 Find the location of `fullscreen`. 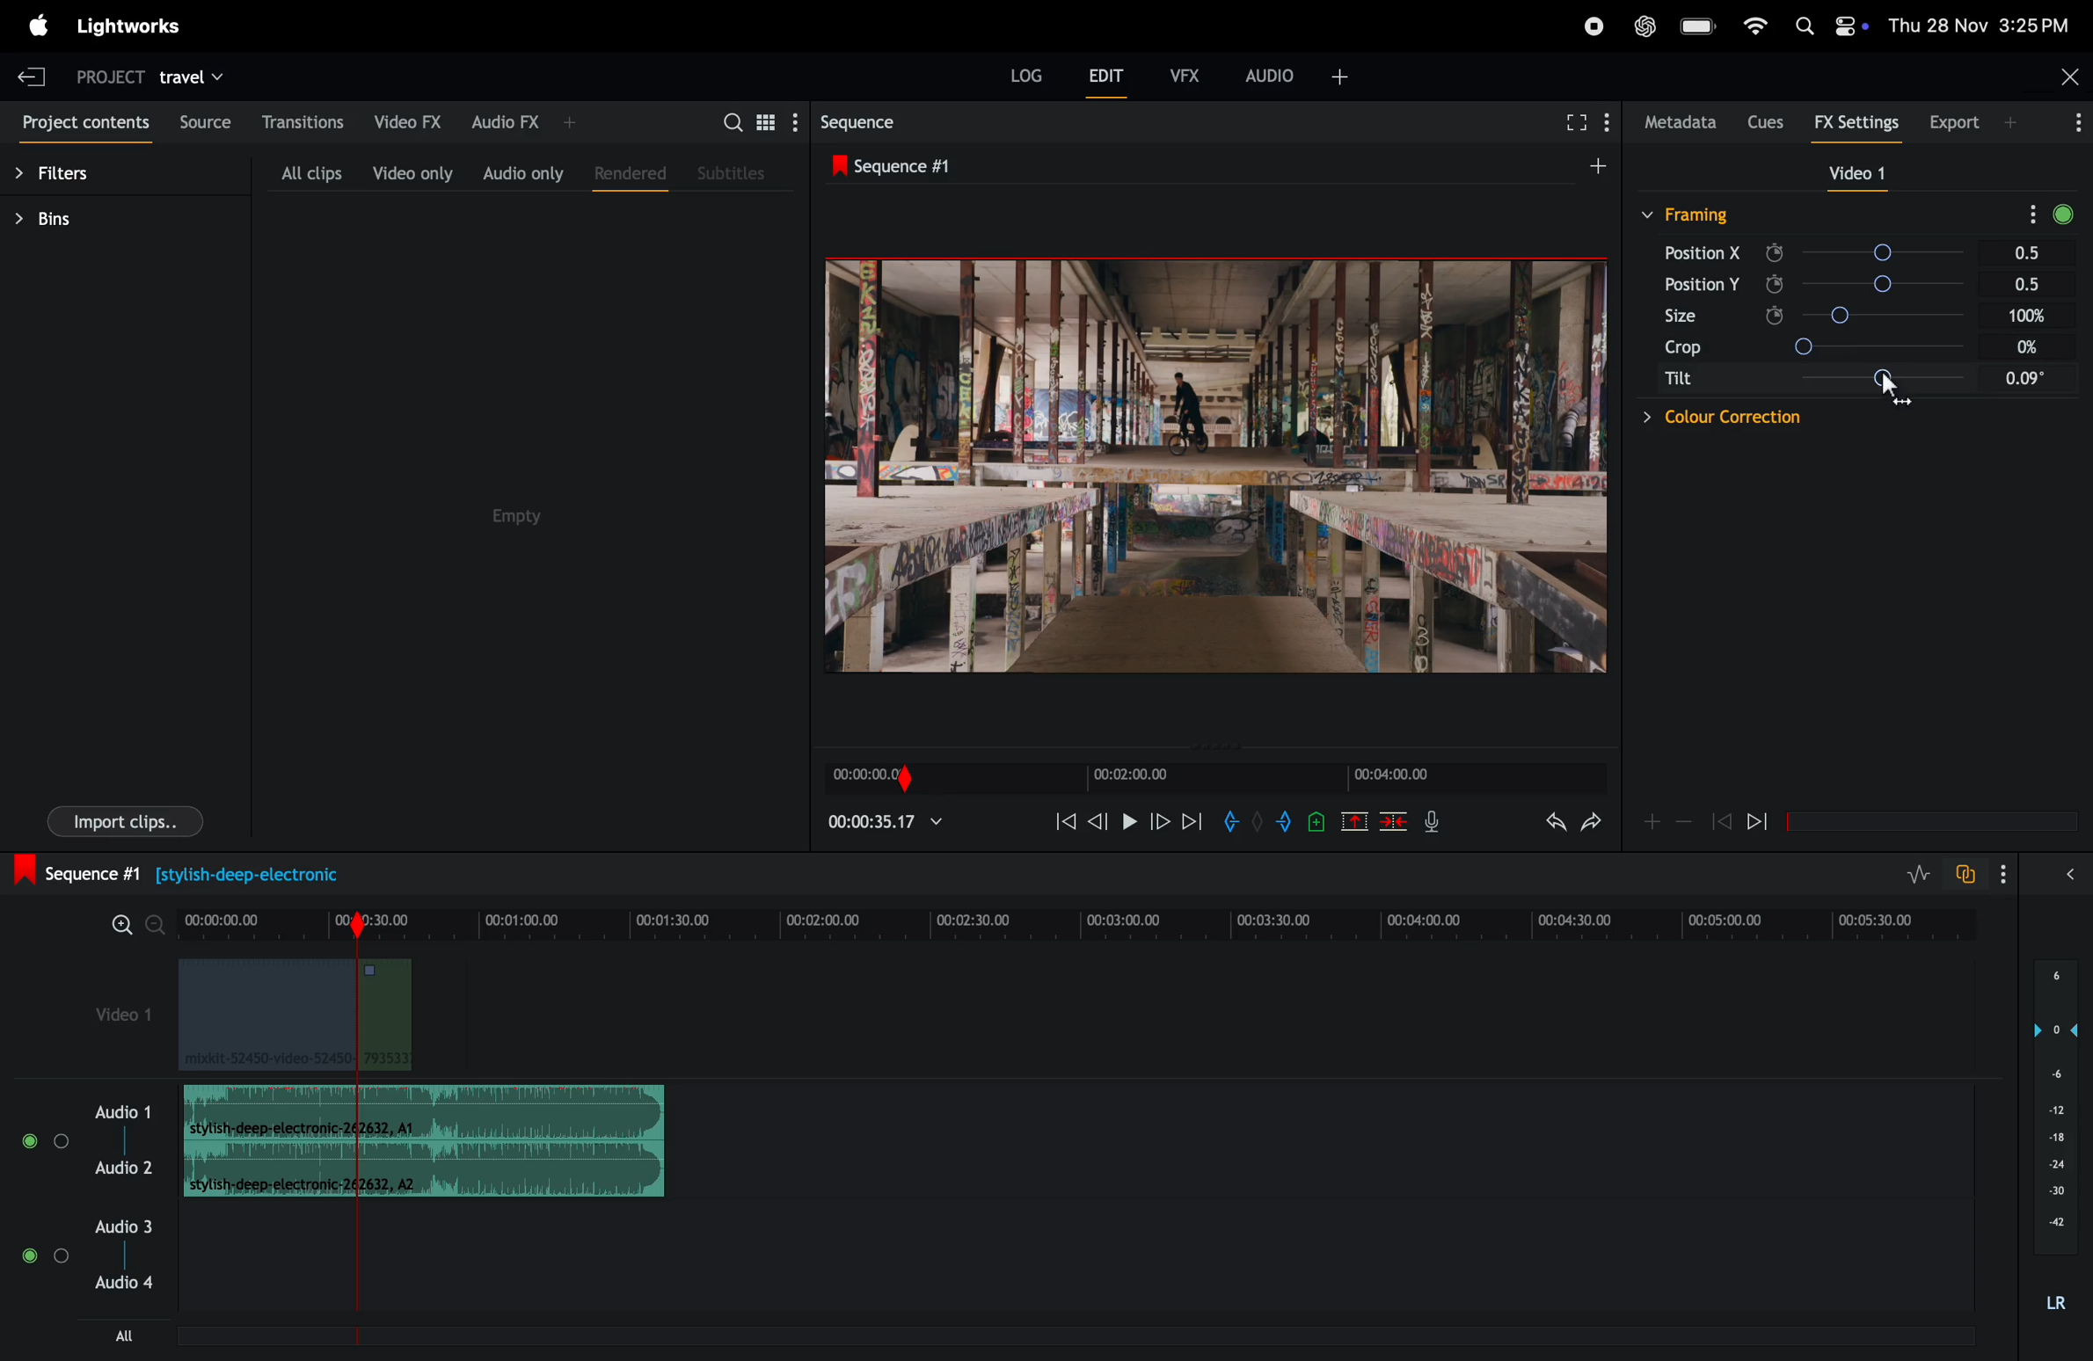

fullscreen is located at coordinates (1574, 125).